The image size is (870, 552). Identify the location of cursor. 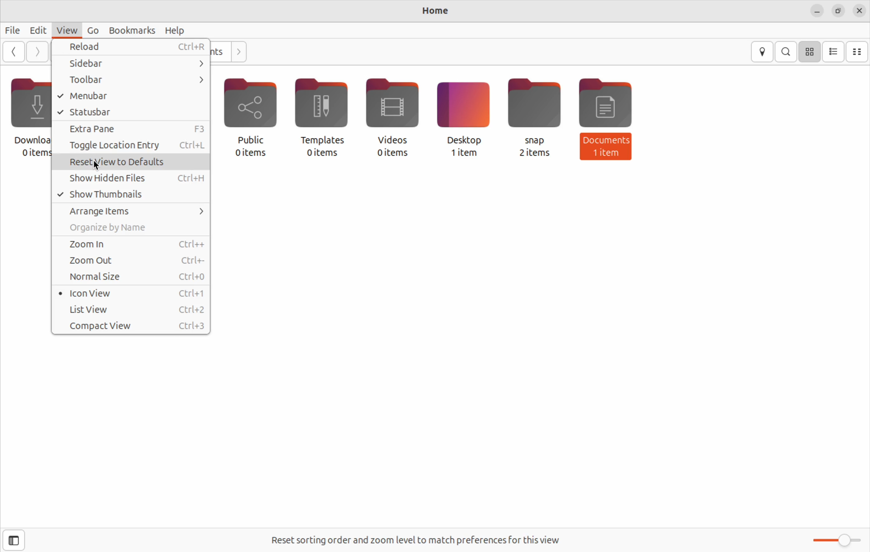
(94, 167).